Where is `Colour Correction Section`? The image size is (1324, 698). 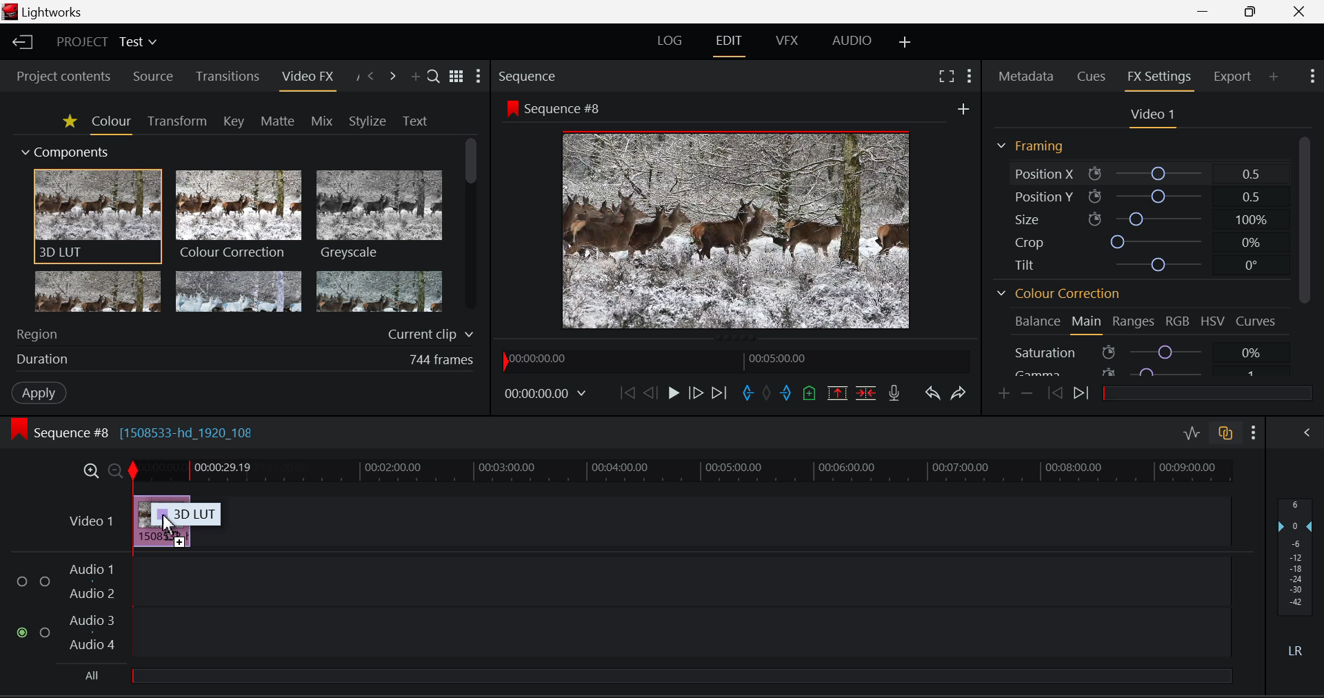
Colour Correction Section is located at coordinates (1058, 293).